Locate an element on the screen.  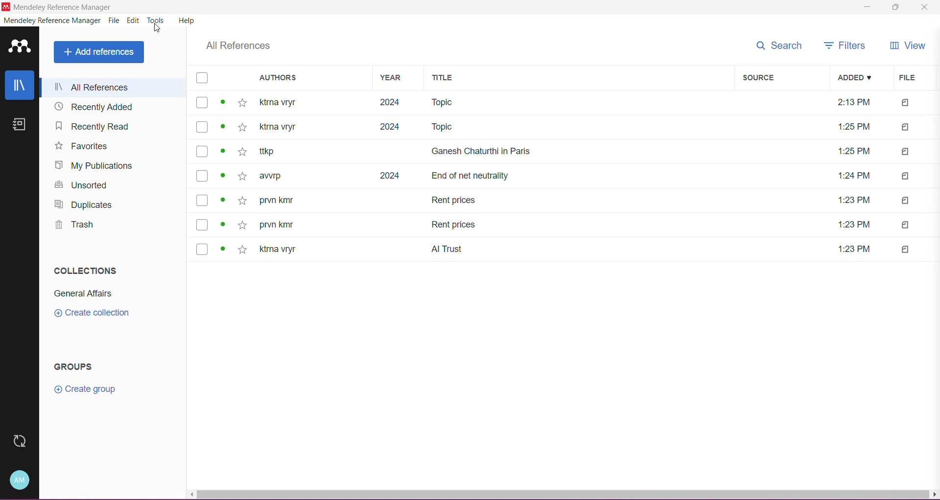
author is located at coordinates (271, 177).